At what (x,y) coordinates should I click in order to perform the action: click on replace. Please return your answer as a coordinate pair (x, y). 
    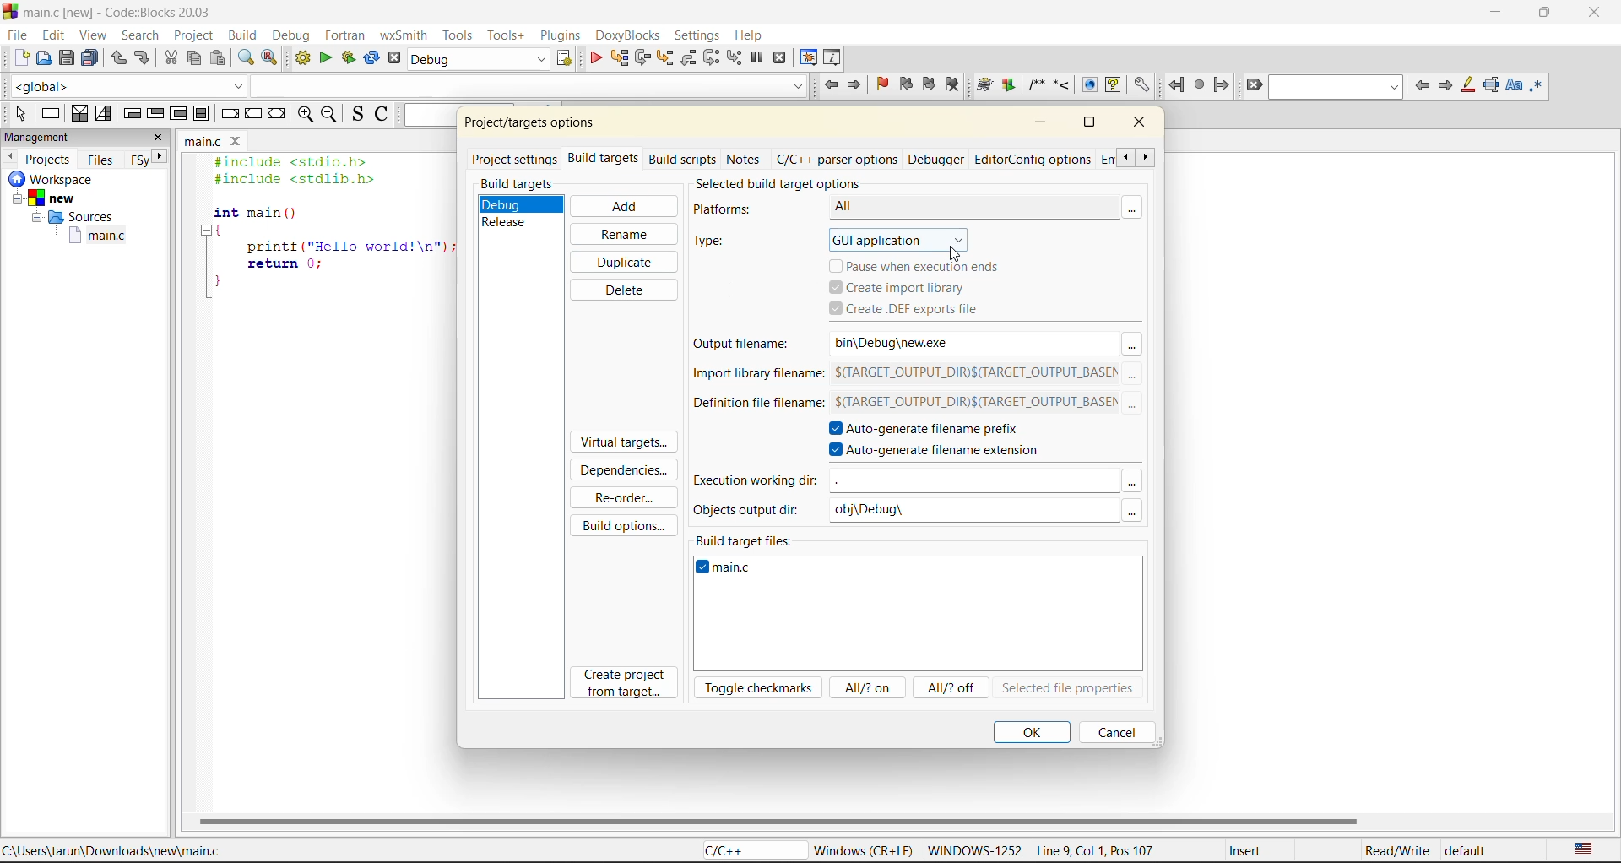
    Looking at the image, I should click on (269, 56).